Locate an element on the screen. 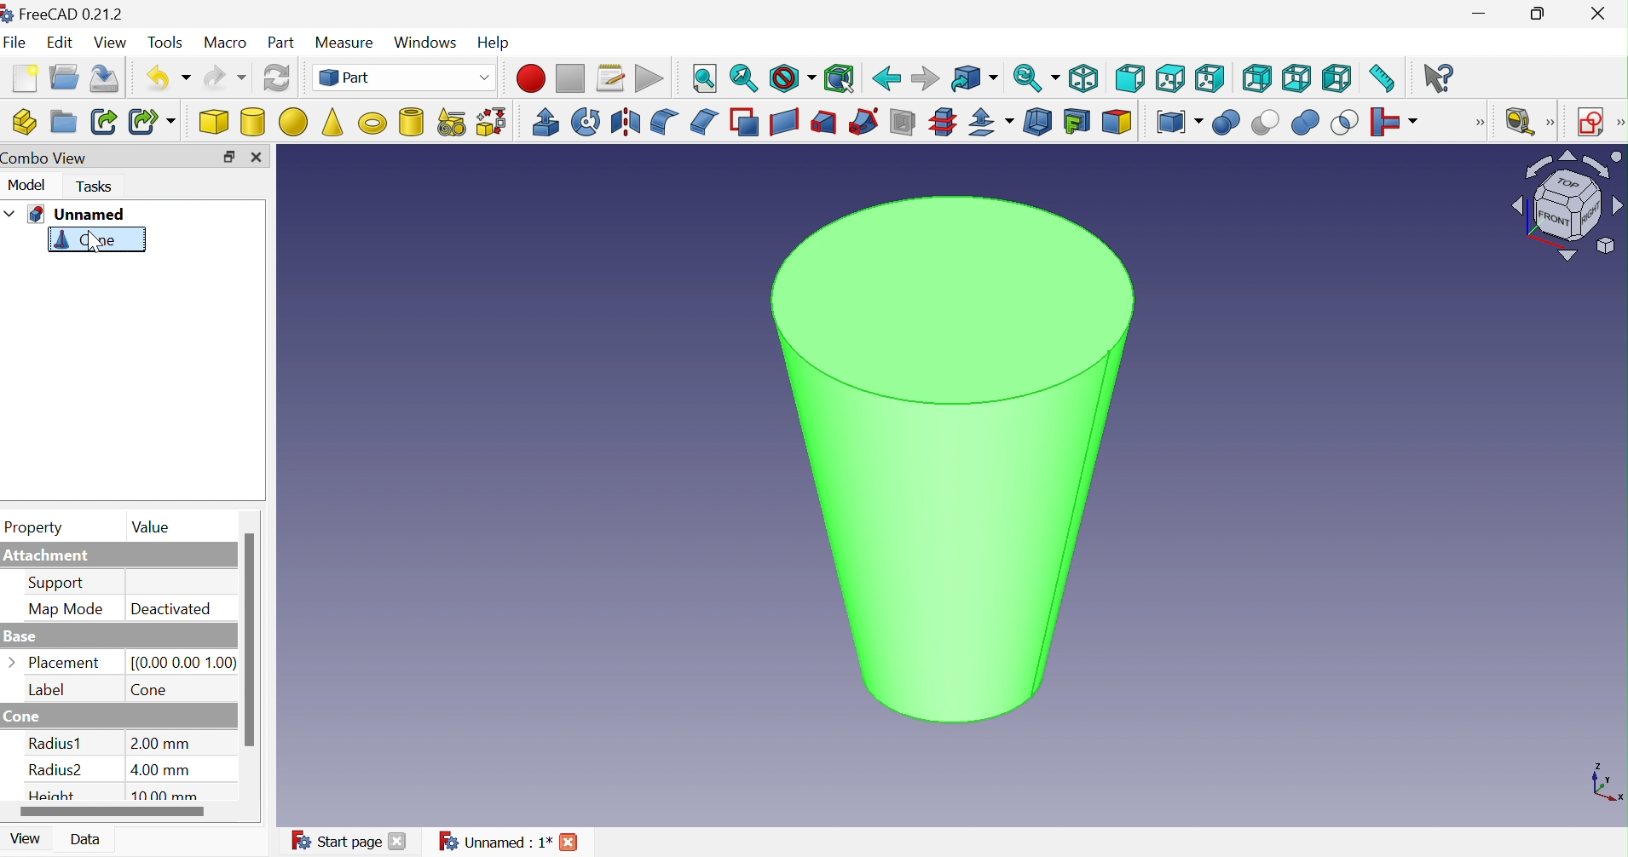 Image resolution: width=1628 pixels, height=857 pixels. Part is located at coordinates (405, 78).